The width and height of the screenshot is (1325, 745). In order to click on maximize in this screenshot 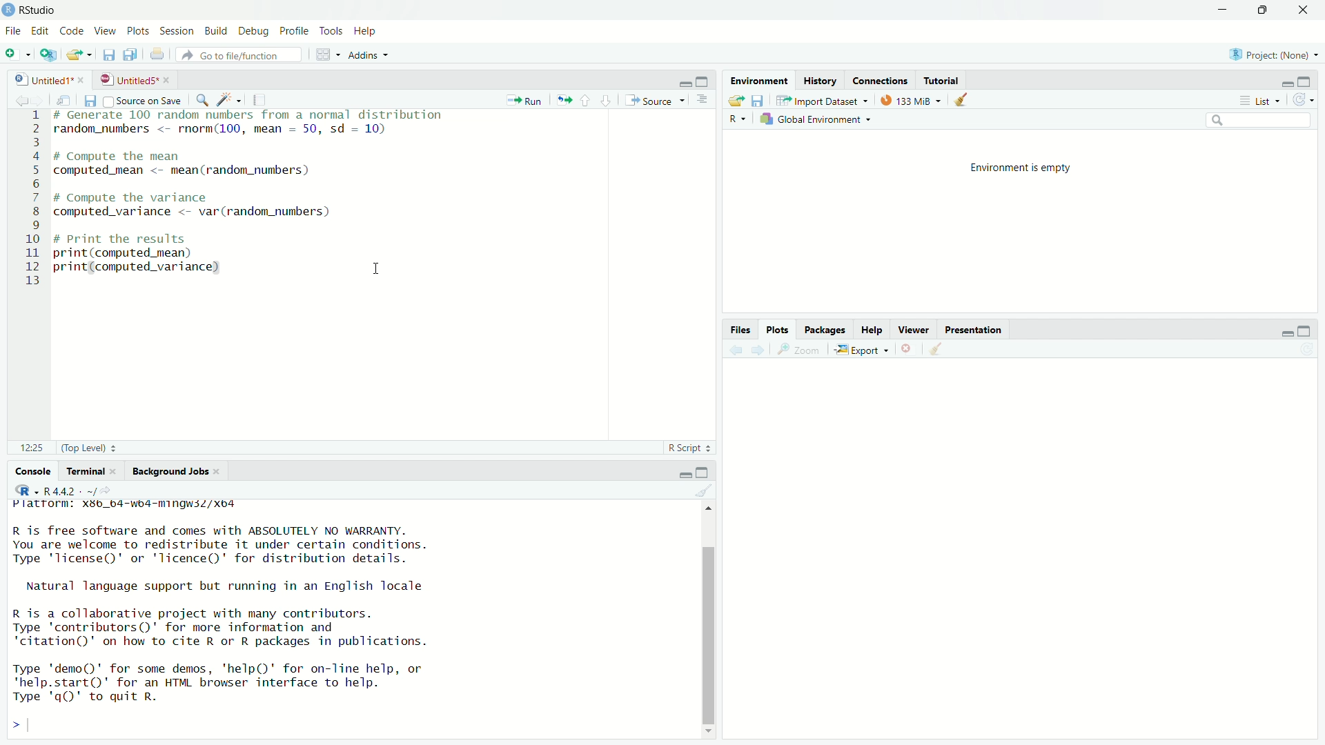, I will do `click(1311, 81)`.